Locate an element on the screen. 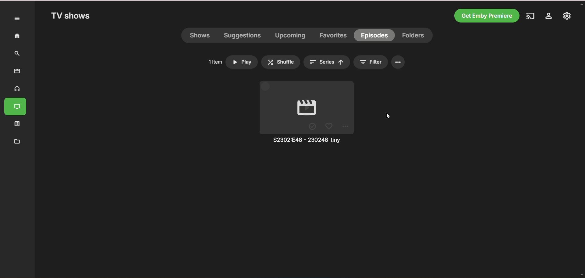  options is located at coordinates (401, 63).